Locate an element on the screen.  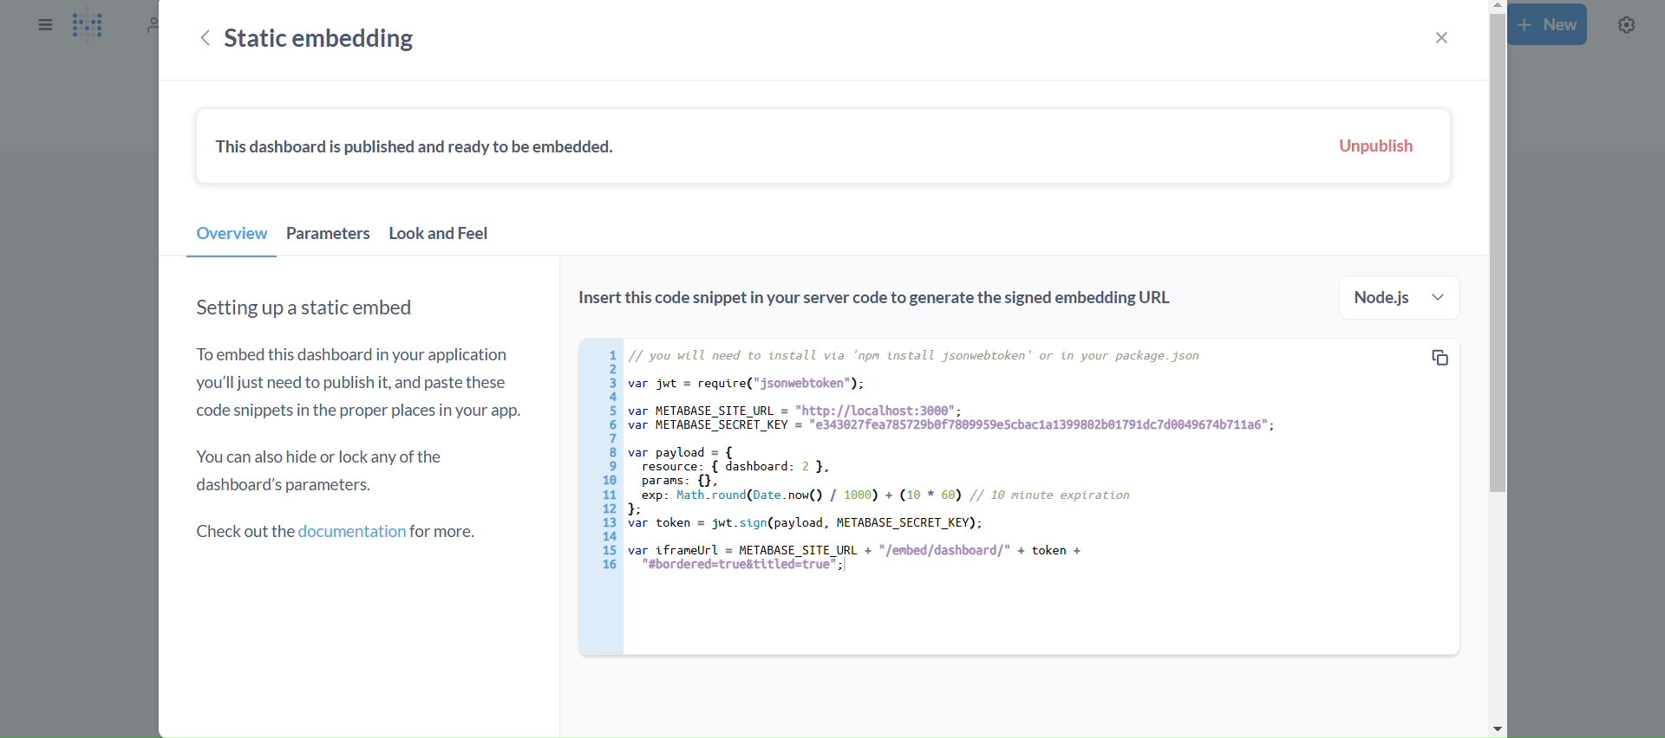
back is located at coordinates (205, 40).